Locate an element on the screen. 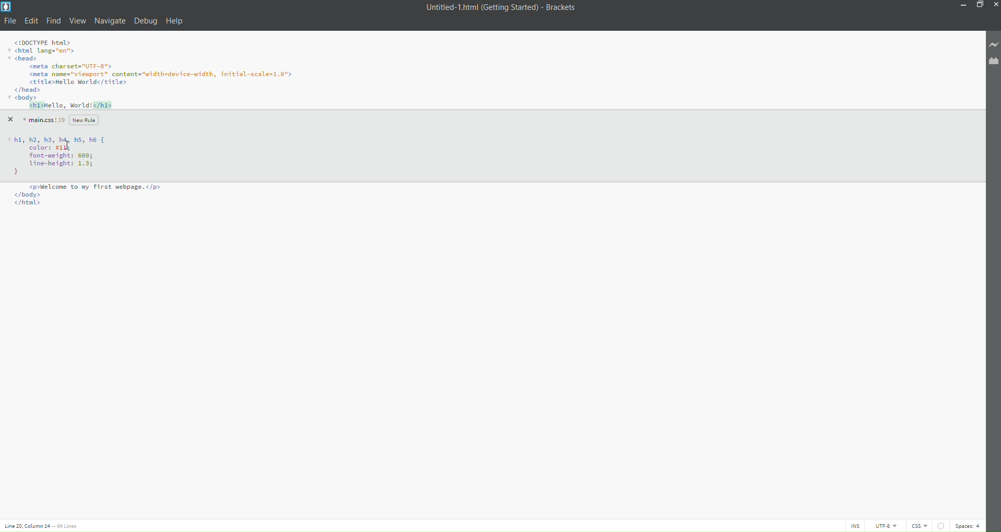 Image resolution: width=1001 pixels, height=532 pixels. close quick edit is located at coordinates (9, 119).